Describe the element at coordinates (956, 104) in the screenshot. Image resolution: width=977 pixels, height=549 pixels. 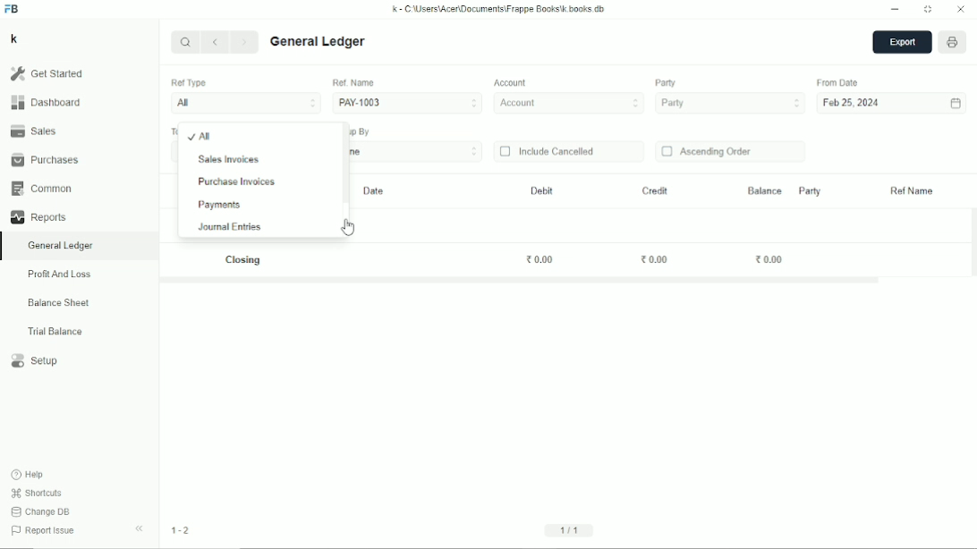
I see `Calendar` at that location.